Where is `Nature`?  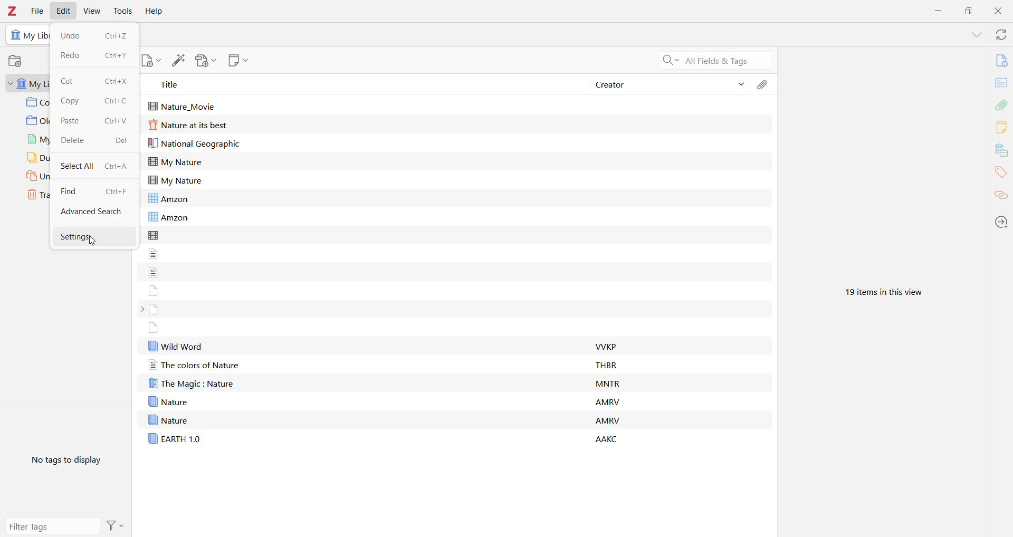
Nature is located at coordinates (168, 401).